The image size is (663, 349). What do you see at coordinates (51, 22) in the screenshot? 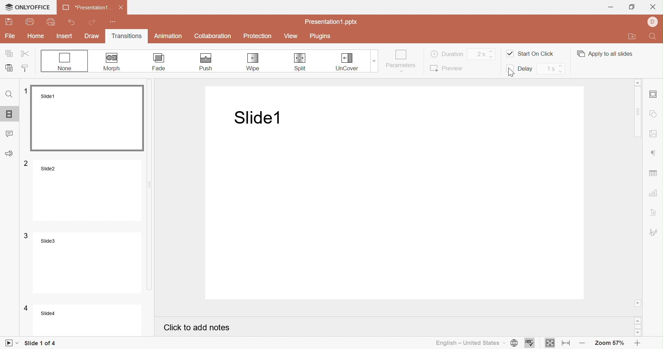
I see `Quick print` at bounding box center [51, 22].